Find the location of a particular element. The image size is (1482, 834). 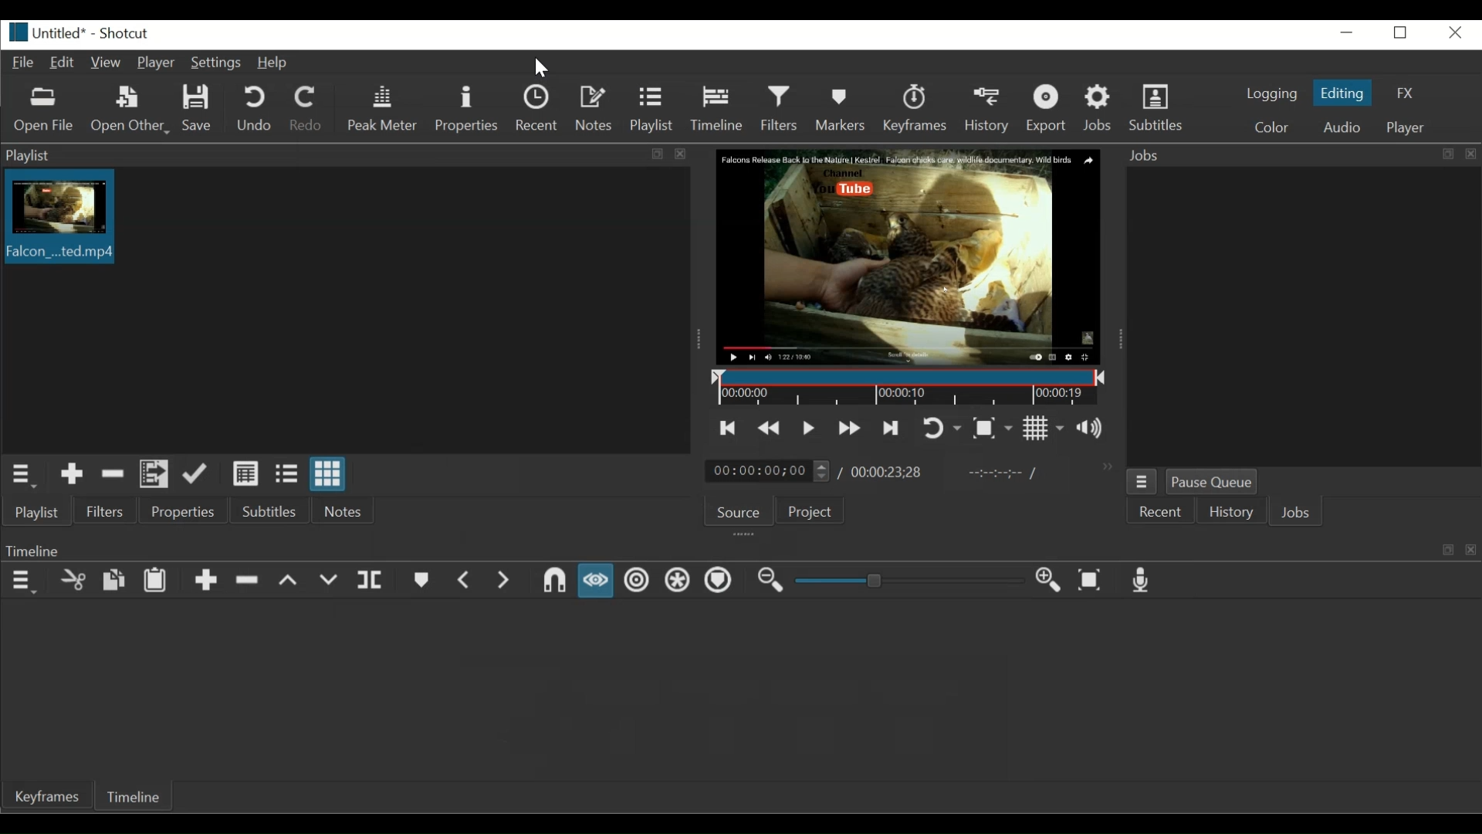

Jobs is located at coordinates (1100, 110).